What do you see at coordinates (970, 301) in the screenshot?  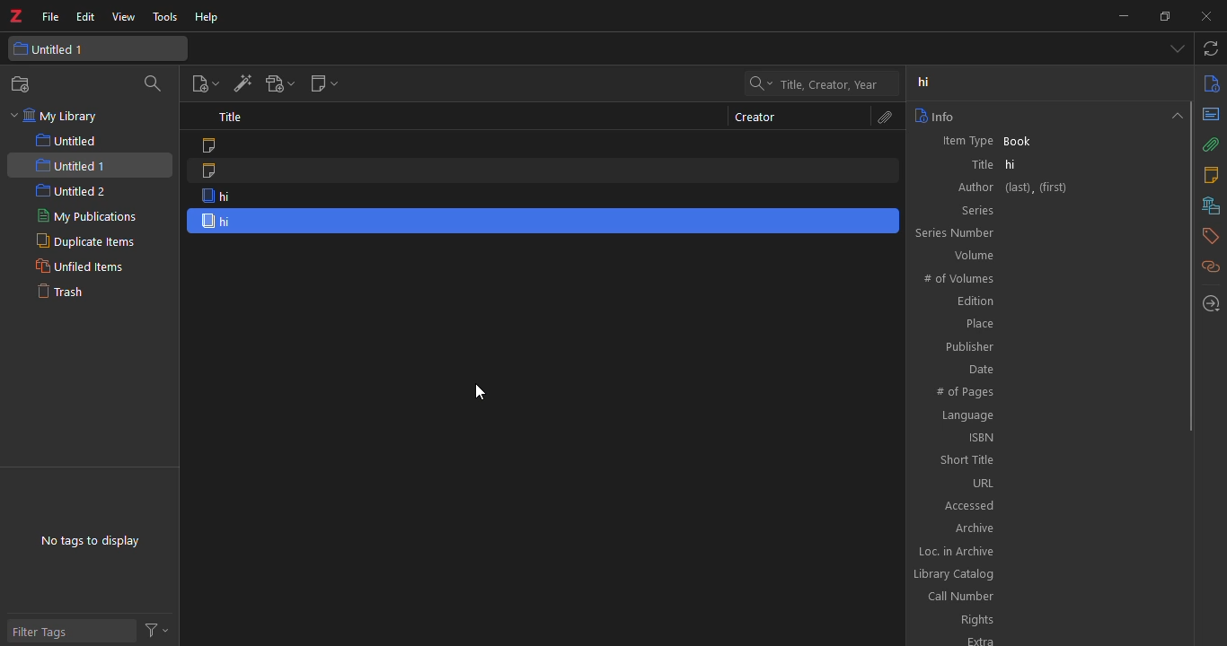 I see `edition` at bounding box center [970, 301].